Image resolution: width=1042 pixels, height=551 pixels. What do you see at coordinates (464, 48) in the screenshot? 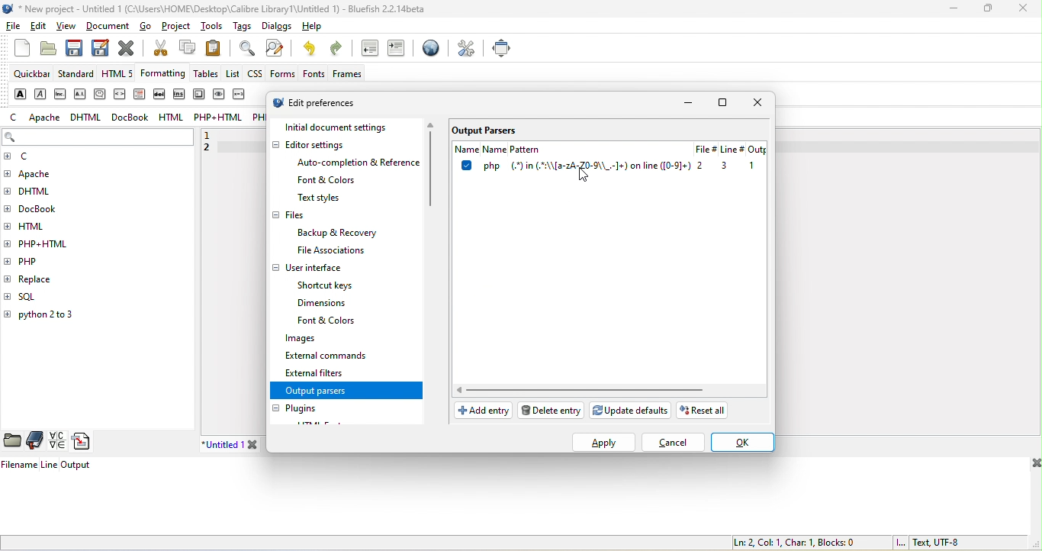
I see `preferences` at bounding box center [464, 48].